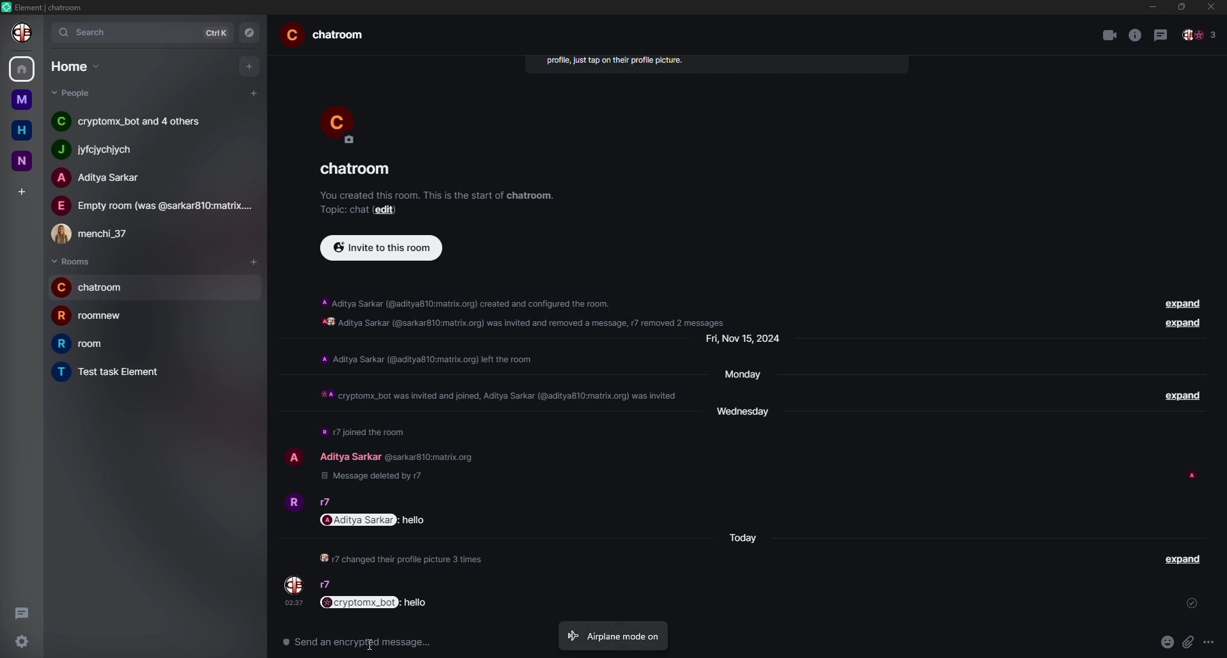  What do you see at coordinates (91, 287) in the screenshot?
I see `room` at bounding box center [91, 287].